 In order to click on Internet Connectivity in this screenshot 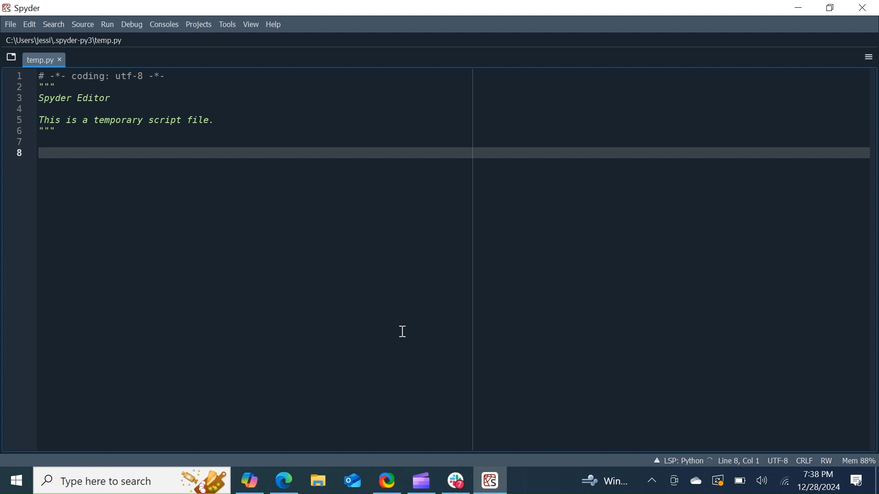, I will do `click(783, 481)`.